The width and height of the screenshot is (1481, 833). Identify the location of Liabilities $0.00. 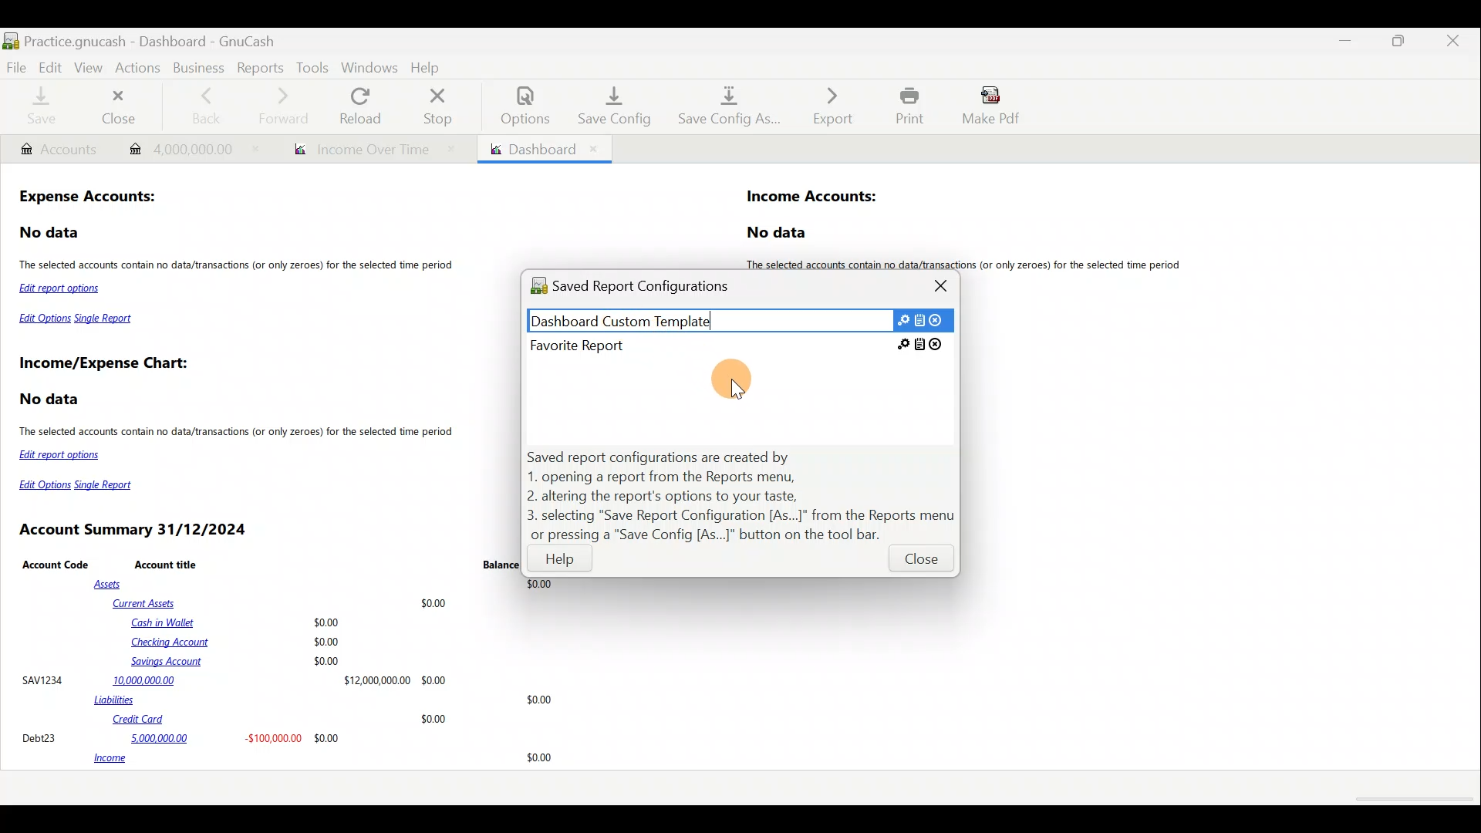
(326, 700).